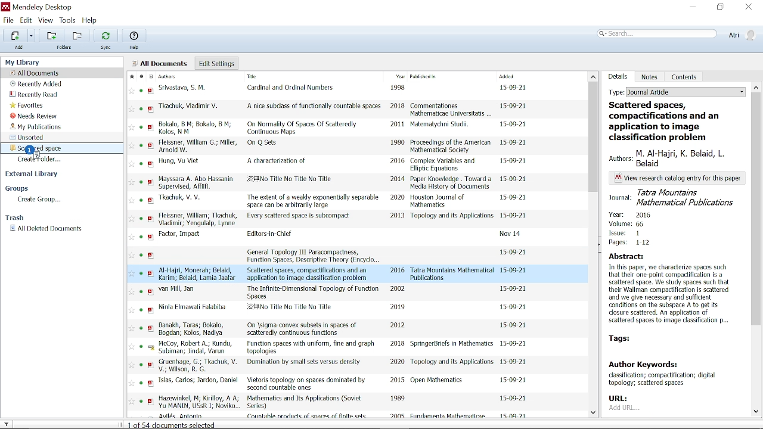  Describe the element at coordinates (619, 77) in the screenshot. I see `` at that location.